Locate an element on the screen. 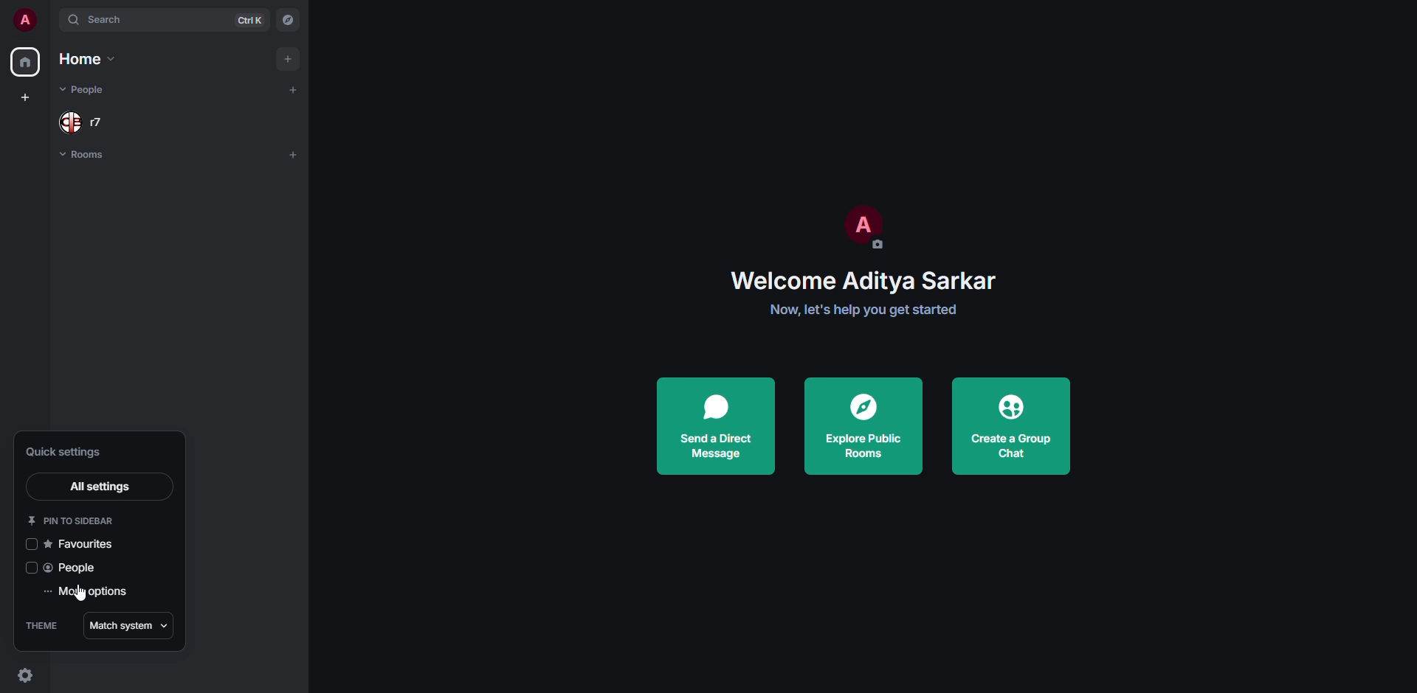  quick settings is located at coordinates (71, 451).